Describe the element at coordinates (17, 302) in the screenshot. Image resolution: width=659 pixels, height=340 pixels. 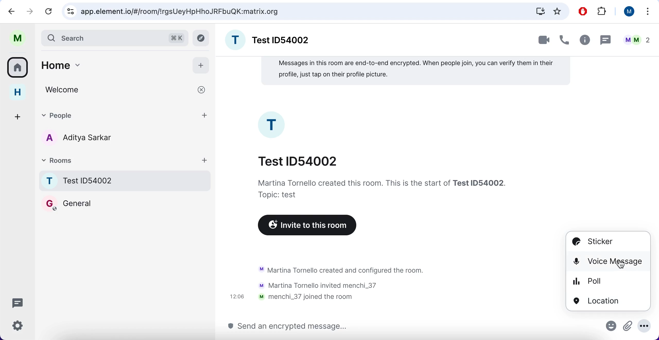
I see `threads` at that location.